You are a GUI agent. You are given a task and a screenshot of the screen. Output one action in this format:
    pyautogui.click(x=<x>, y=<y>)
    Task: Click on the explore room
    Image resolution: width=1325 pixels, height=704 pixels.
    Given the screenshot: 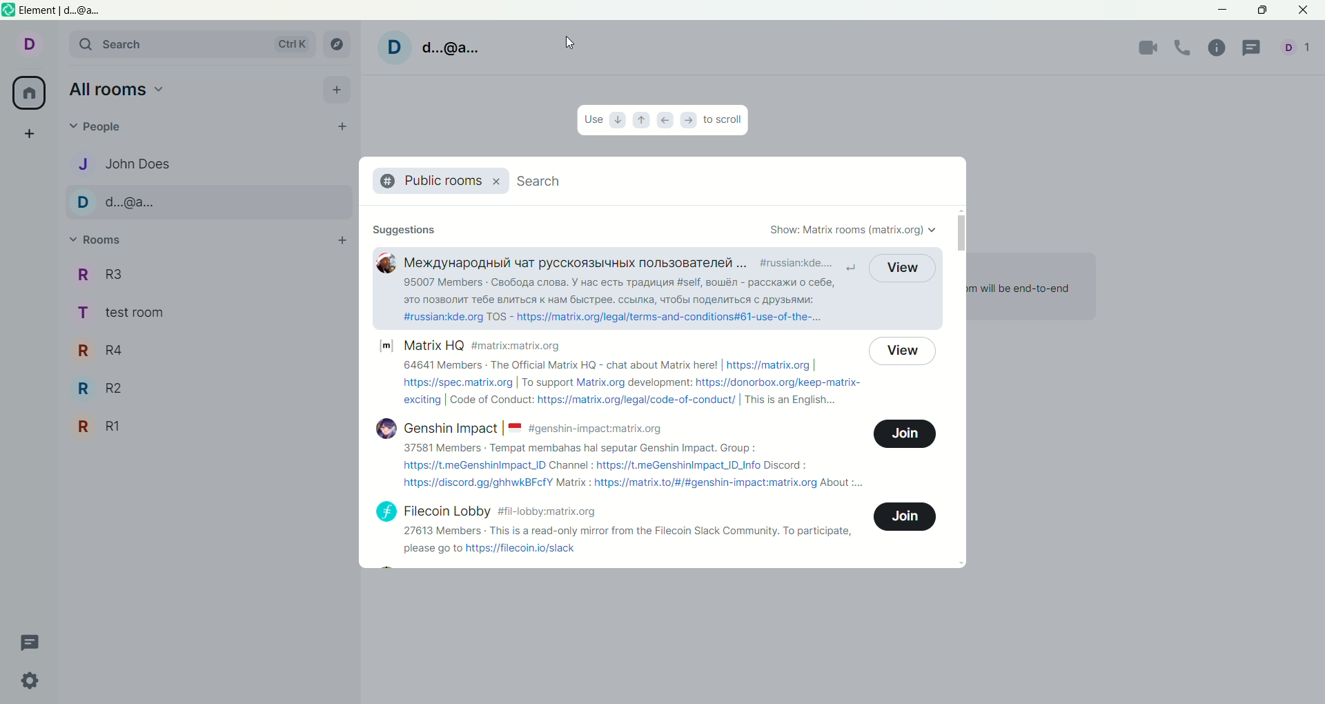 What is the action you would take?
    pyautogui.click(x=337, y=43)
    